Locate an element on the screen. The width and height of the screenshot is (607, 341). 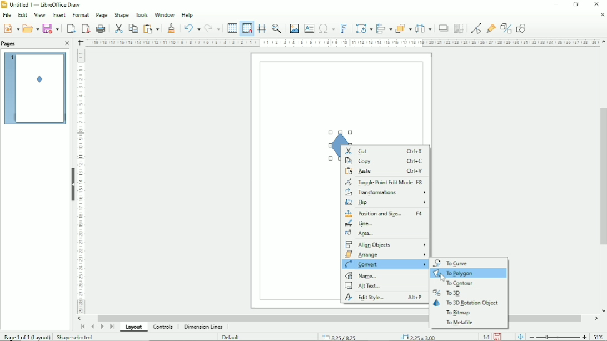
Area is located at coordinates (364, 233).